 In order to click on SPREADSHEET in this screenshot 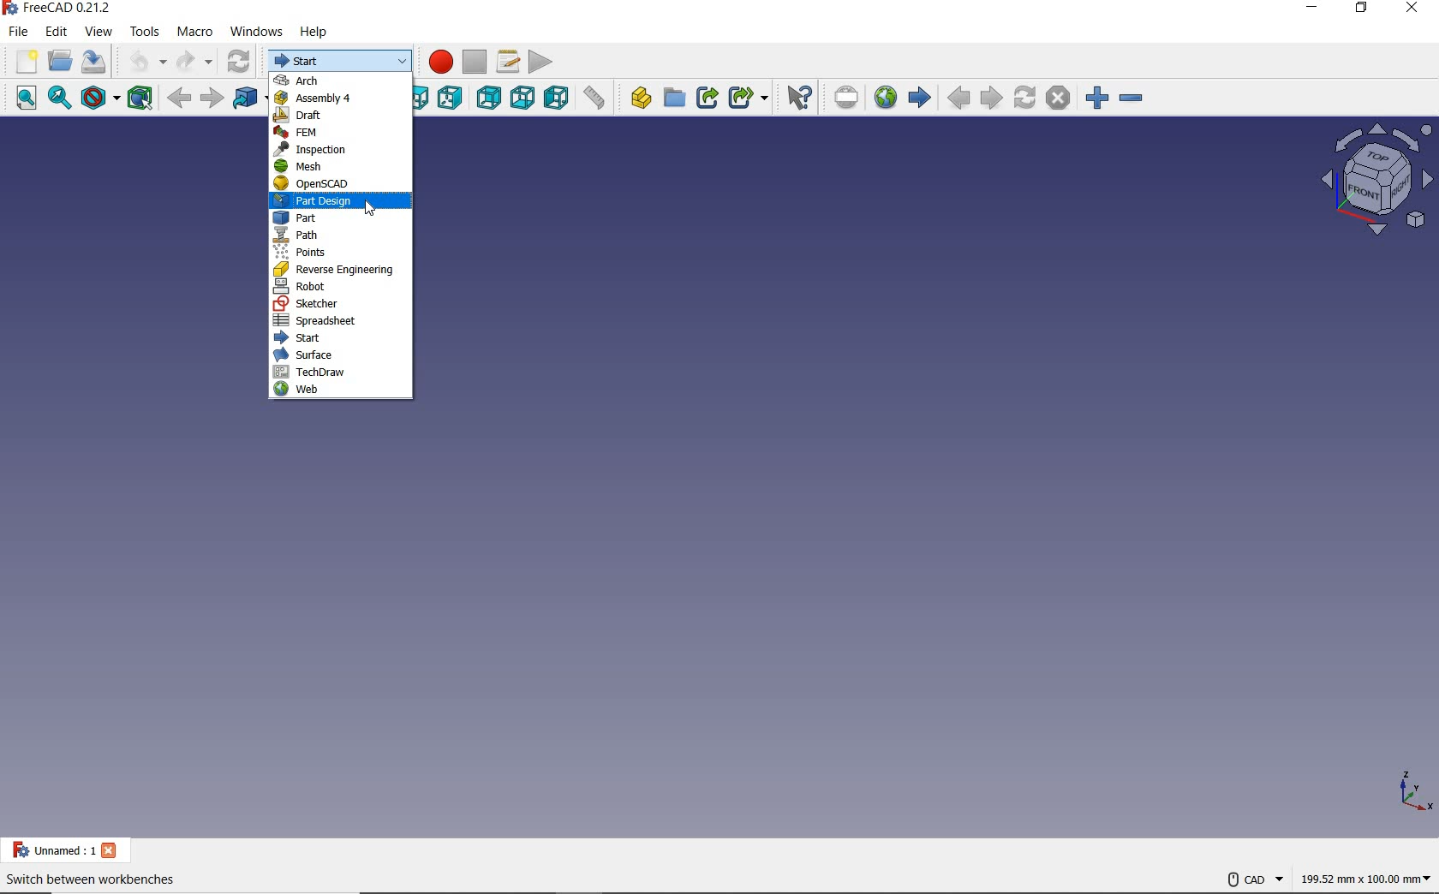, I will do `click(340, 322)`.